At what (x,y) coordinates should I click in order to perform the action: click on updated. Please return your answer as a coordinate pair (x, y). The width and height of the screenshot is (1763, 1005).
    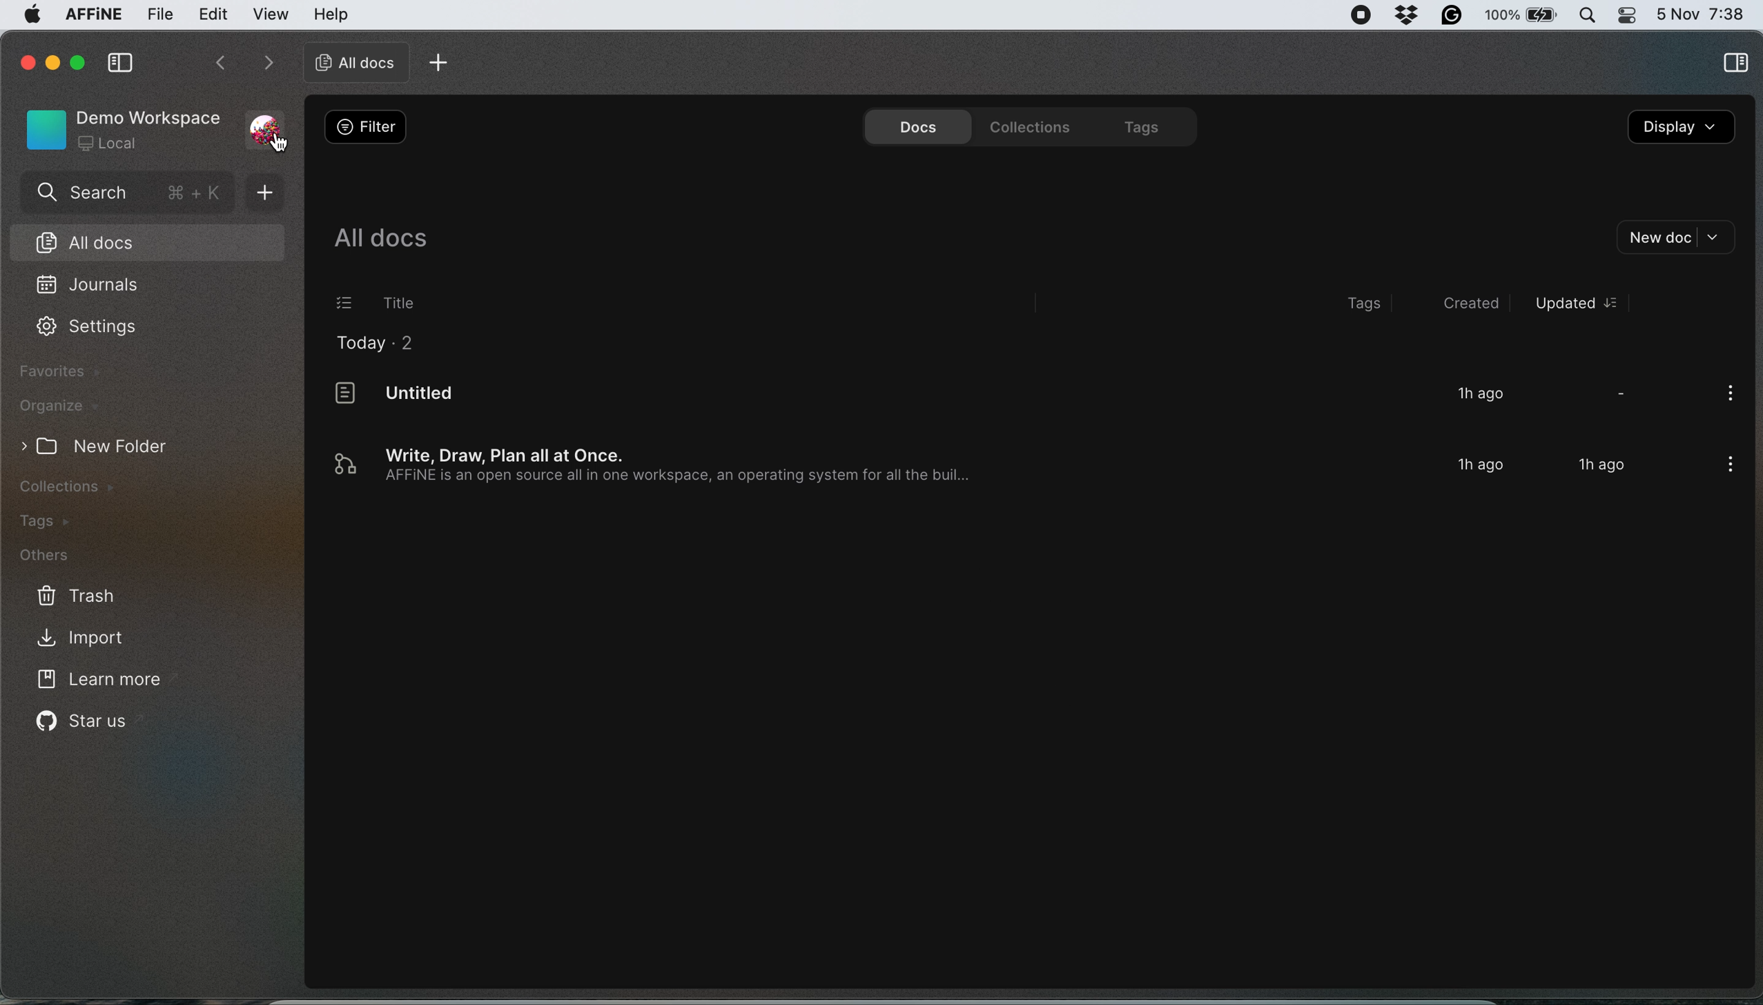
    Looking at the image, I should click on (1575, 303).